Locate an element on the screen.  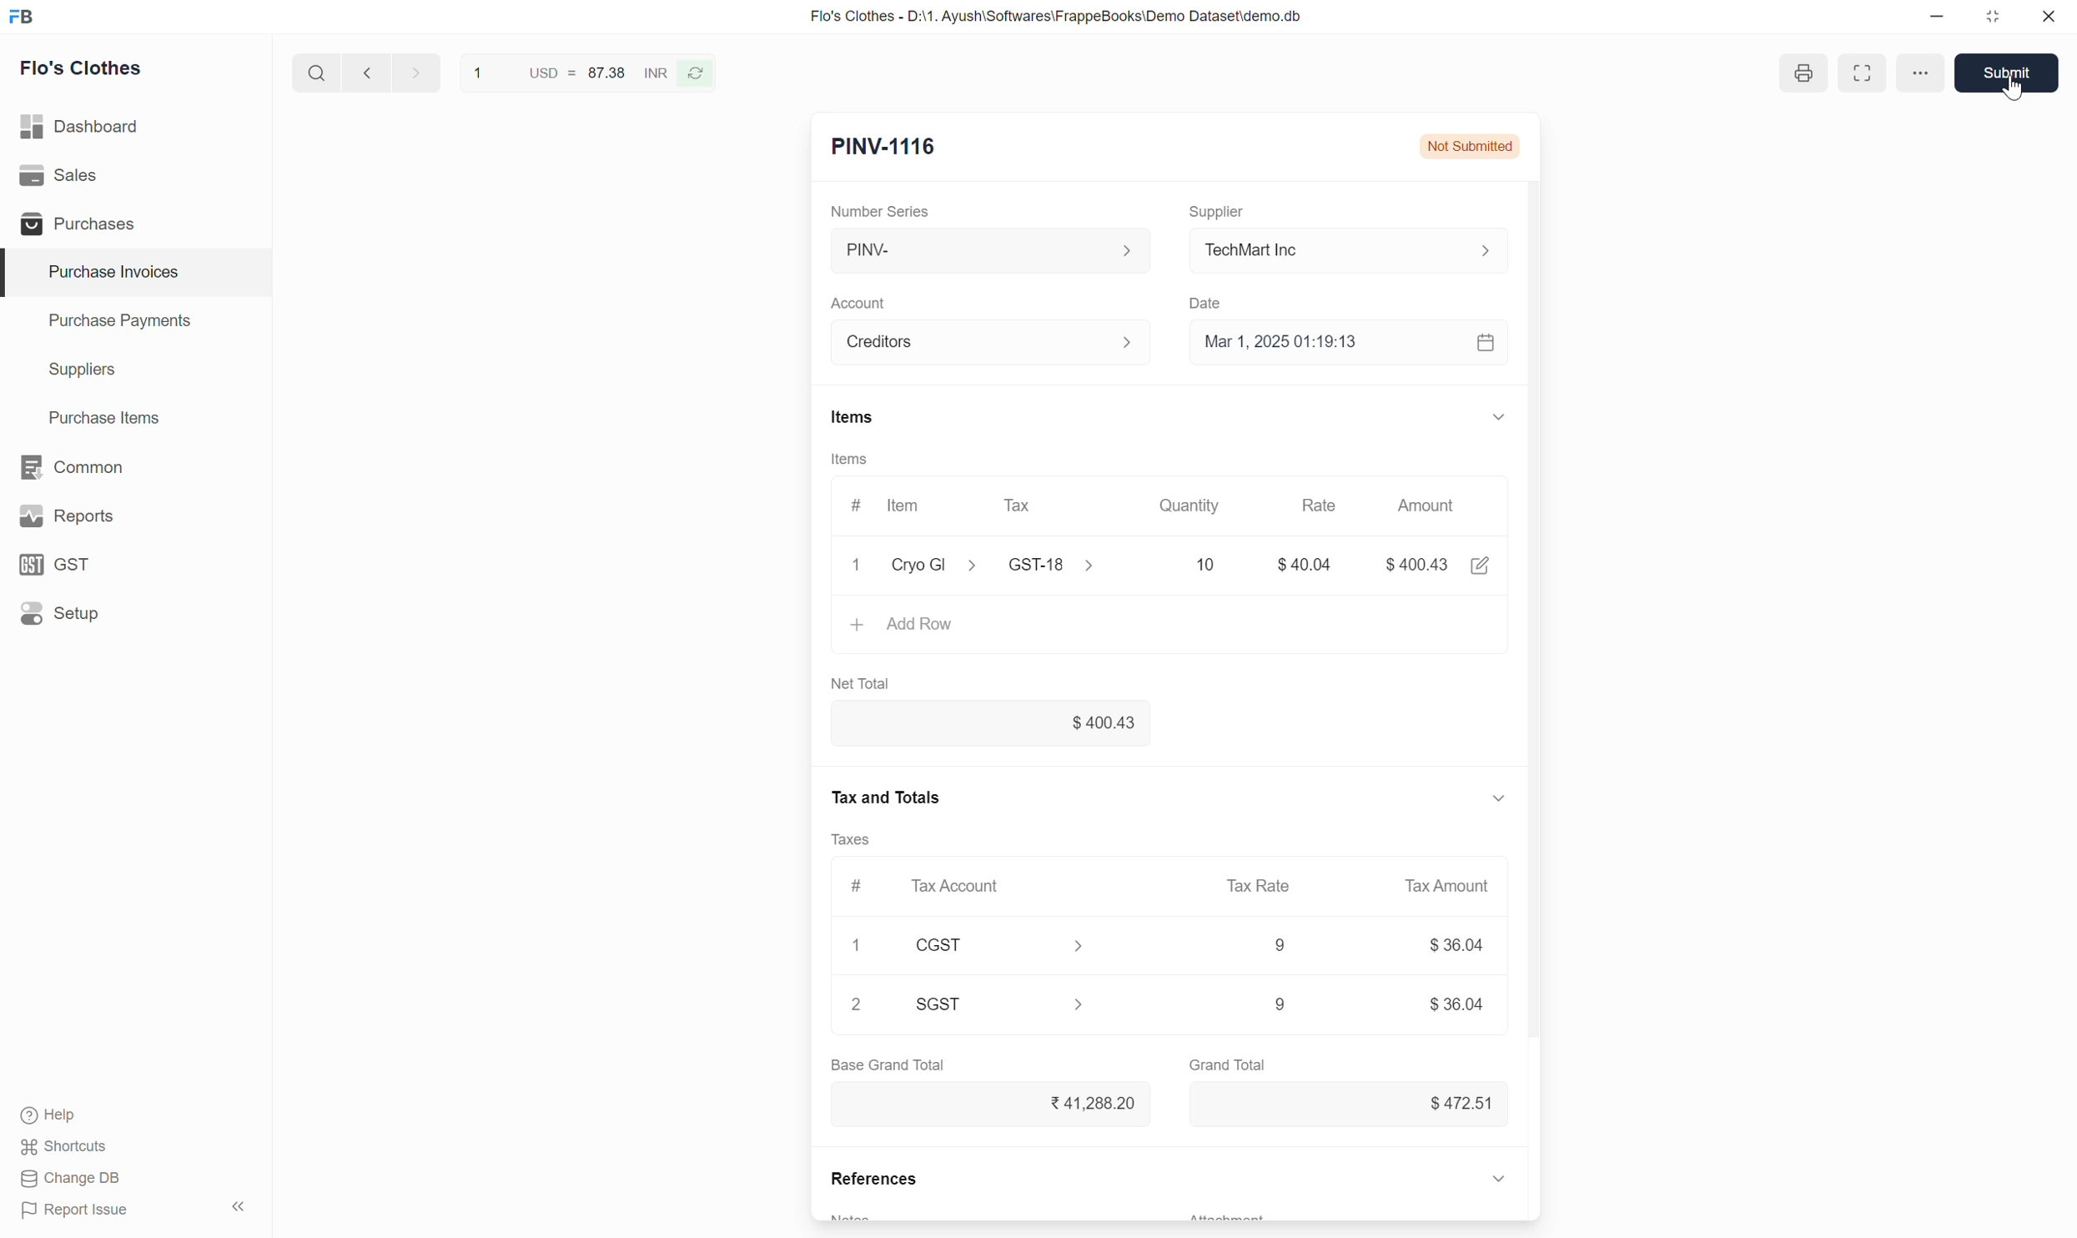
Tax Rate is located at coordinates (1262, 884).